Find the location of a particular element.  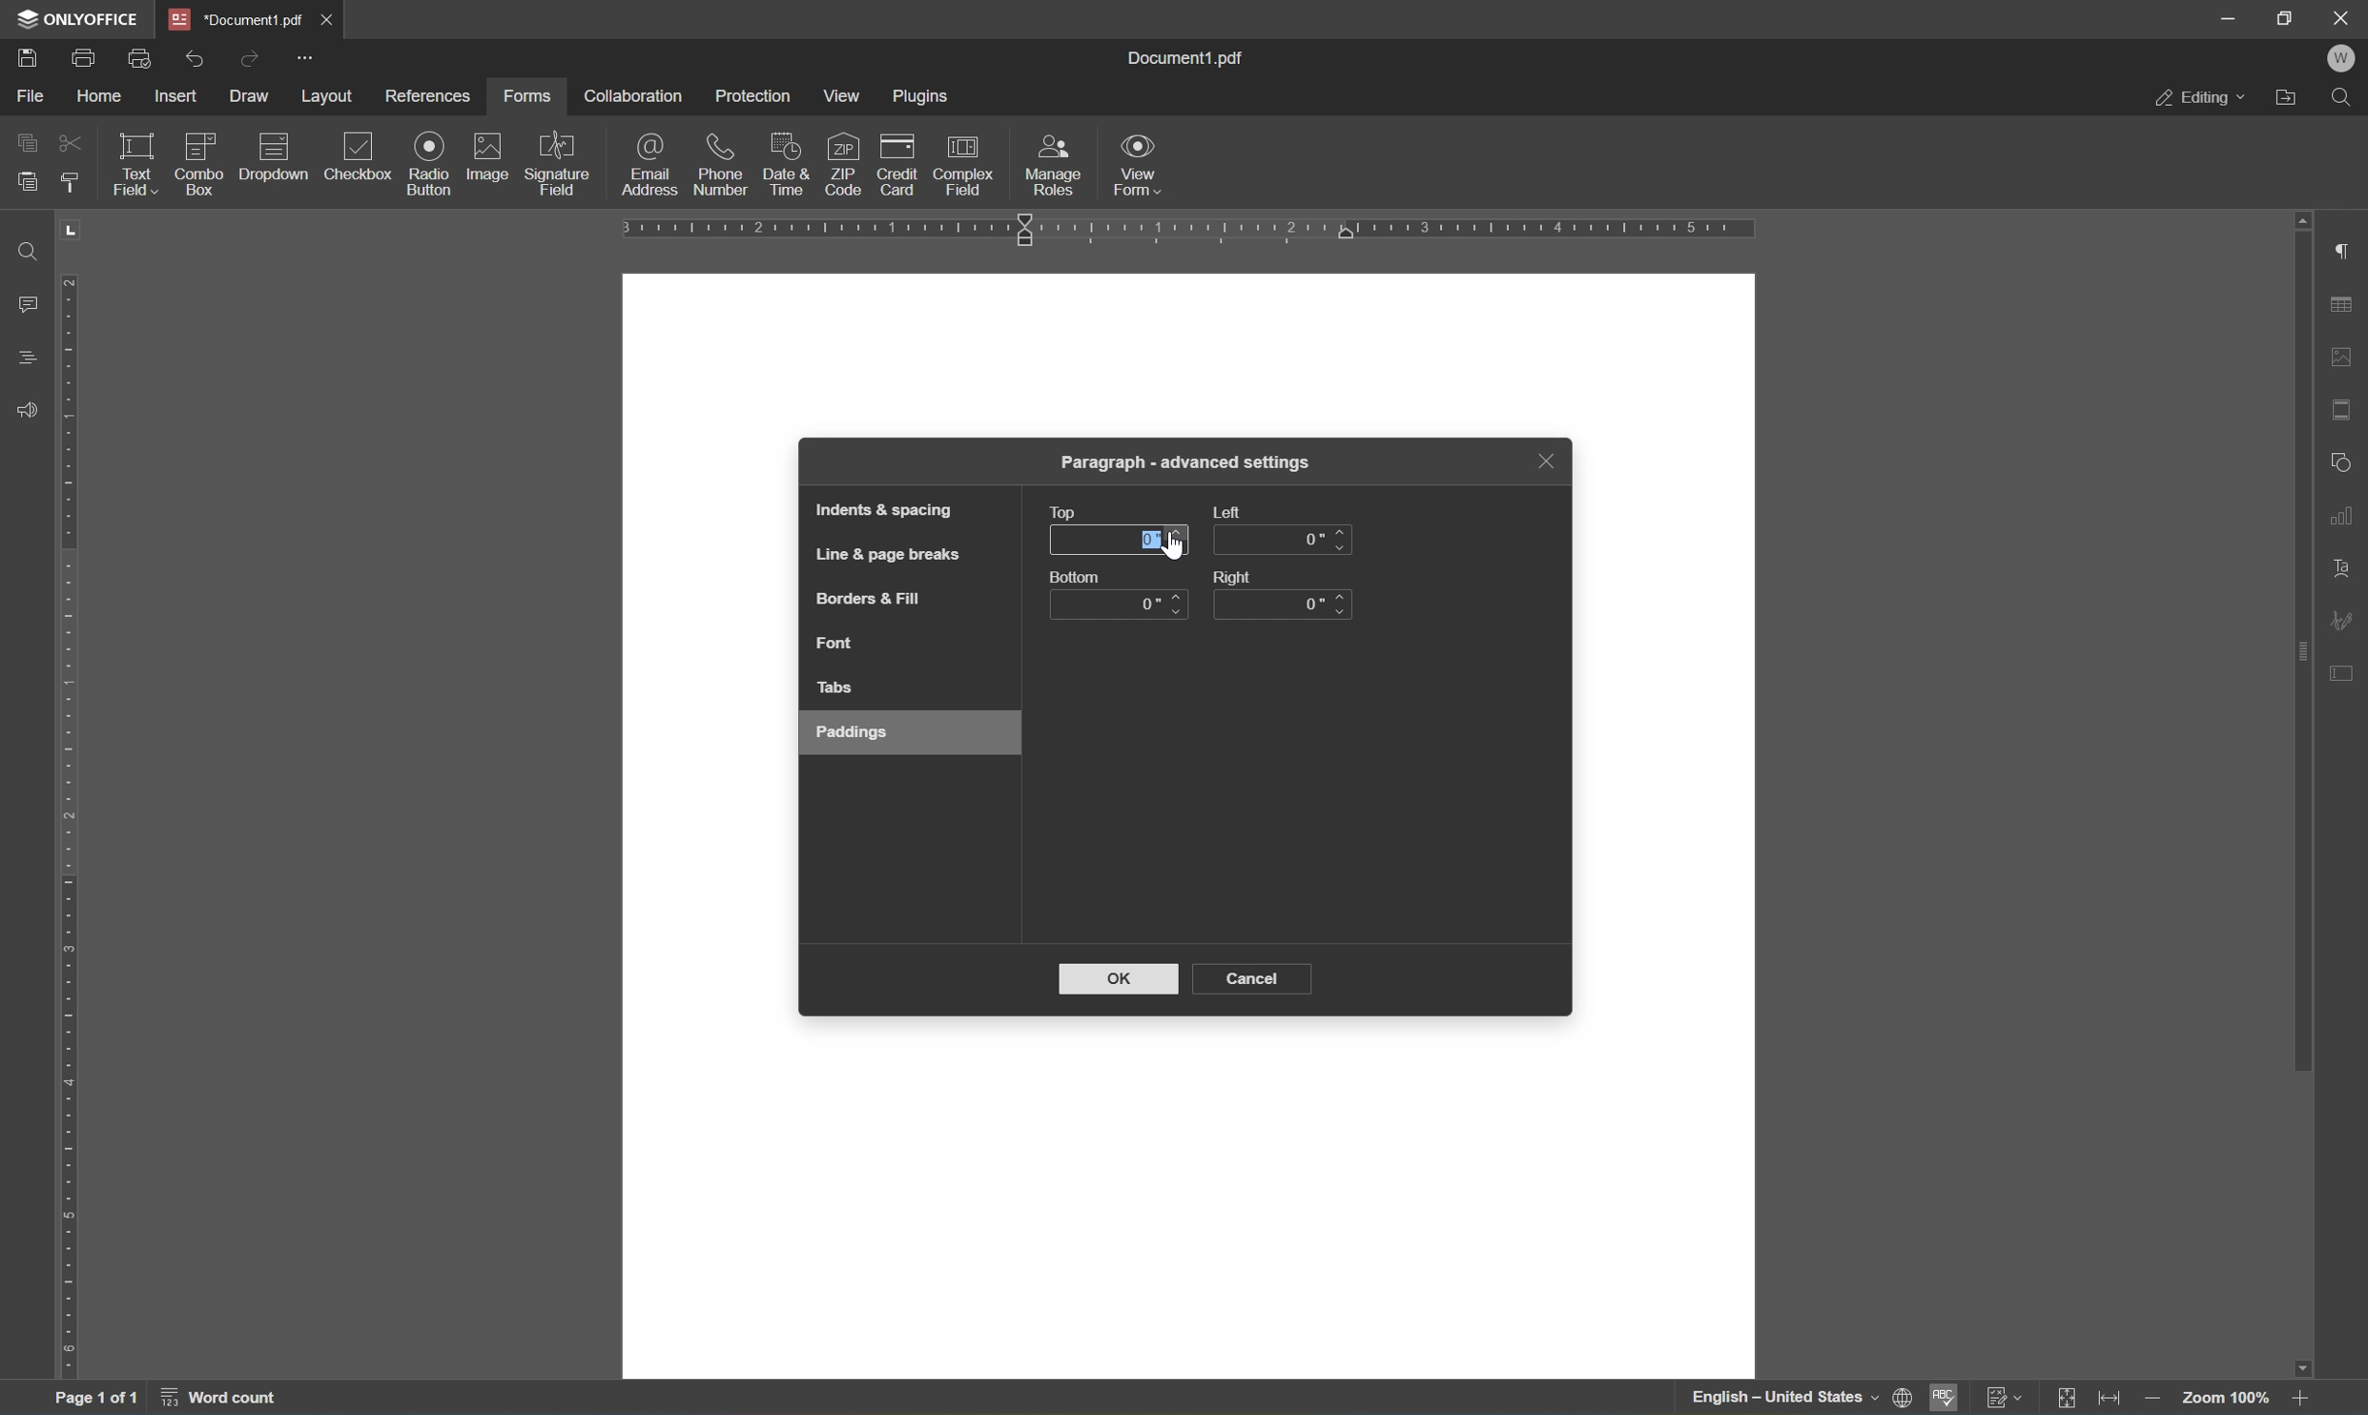

customize quick access toolbar is located at coordinates (308, 56).